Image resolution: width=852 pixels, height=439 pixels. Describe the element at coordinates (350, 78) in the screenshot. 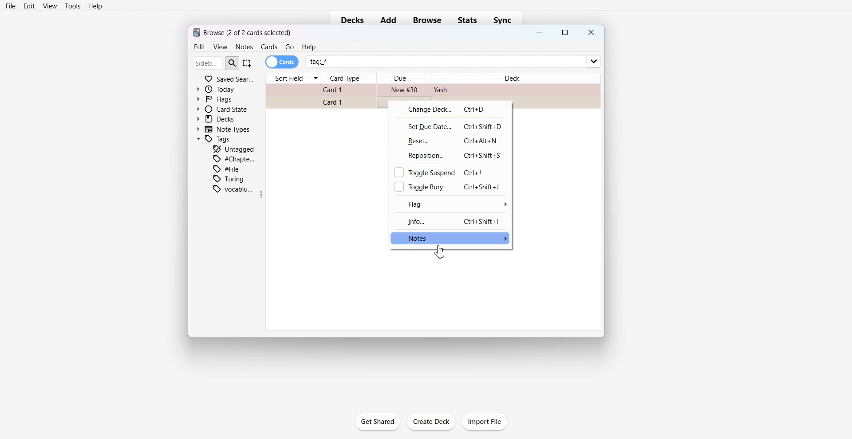

I see `Card Type` at that location.